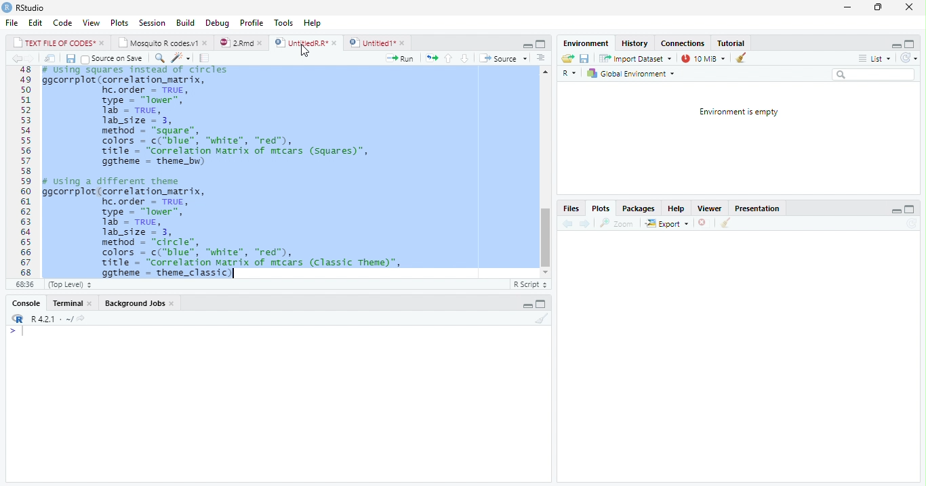 The image size is (926, 486). What do you see at coordinates (165, 43) in the screenshot?
I see `Mosautto & cosesy` at bounding box center [165, 43].